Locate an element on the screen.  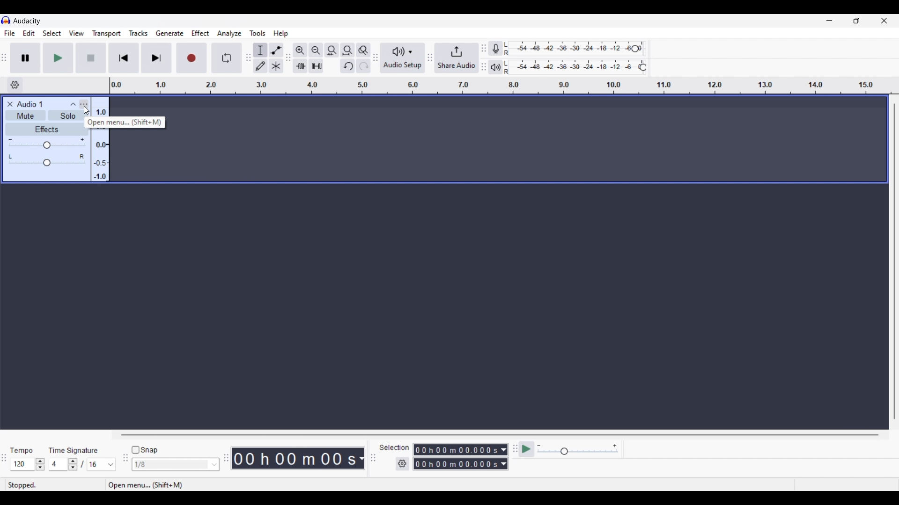
Selected time signature is located at coordinates (59, 465).